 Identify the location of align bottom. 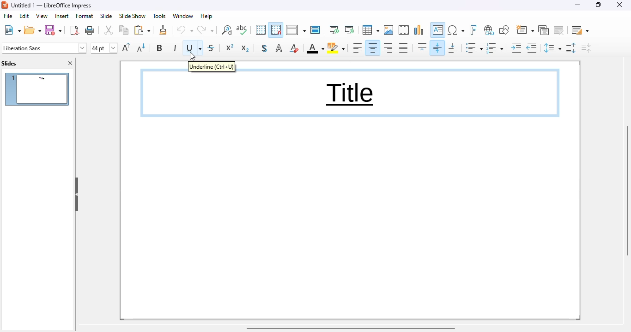
(453, 48).